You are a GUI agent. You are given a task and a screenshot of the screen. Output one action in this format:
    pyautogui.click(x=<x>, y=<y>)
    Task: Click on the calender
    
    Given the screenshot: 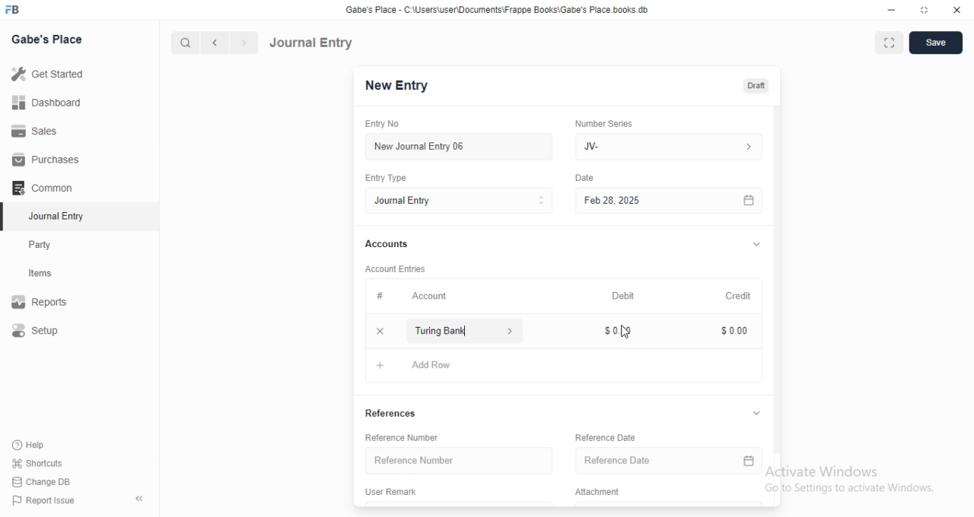 What is the action you would take?
    pyautogui.click(x=749, y=200)
    